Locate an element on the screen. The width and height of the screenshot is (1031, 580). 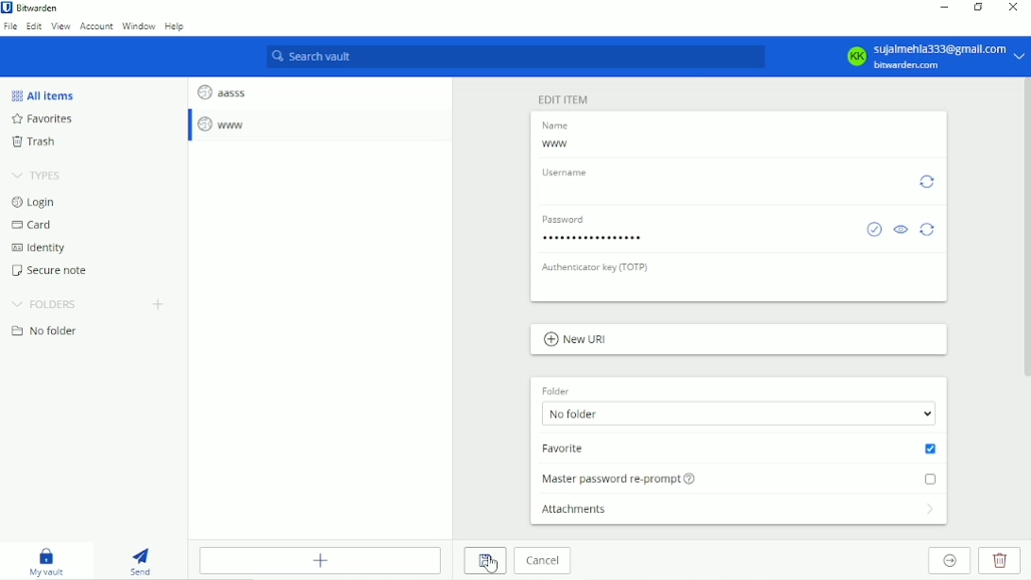
Edit is located at coordinates (35, 27).